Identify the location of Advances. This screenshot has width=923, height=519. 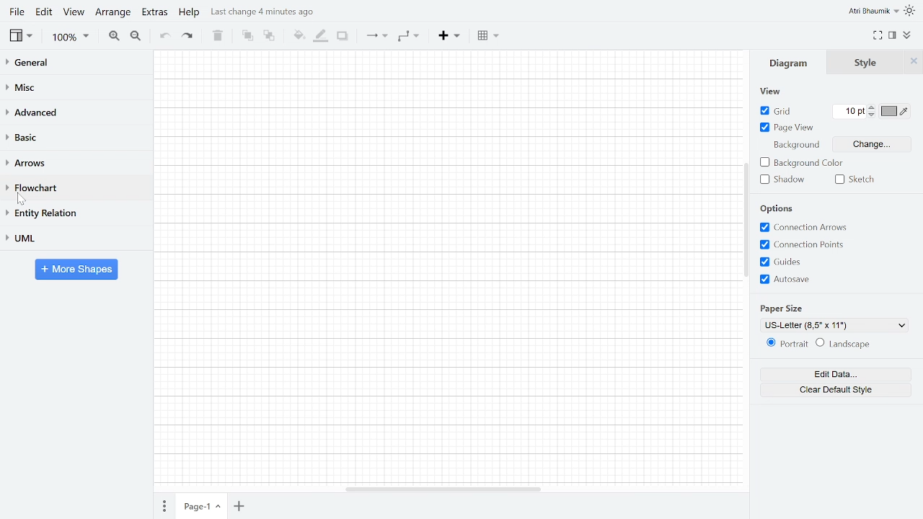
(73, 112).